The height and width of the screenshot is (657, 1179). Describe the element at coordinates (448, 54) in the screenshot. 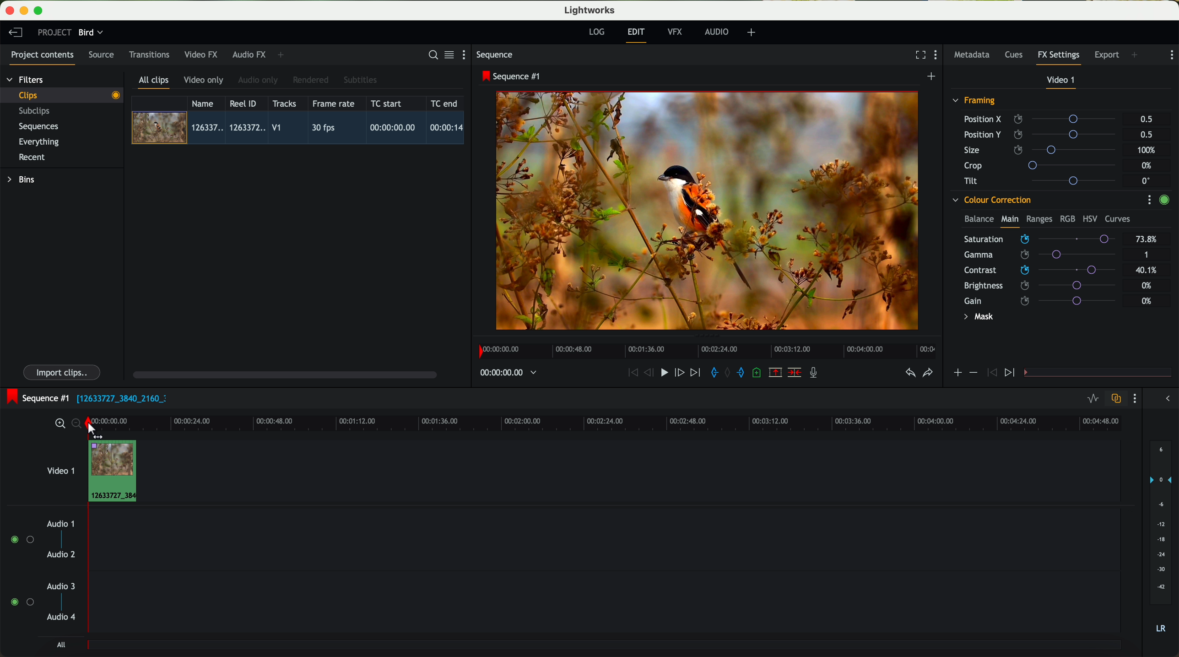

I see `toggle between list and title view` at that location.